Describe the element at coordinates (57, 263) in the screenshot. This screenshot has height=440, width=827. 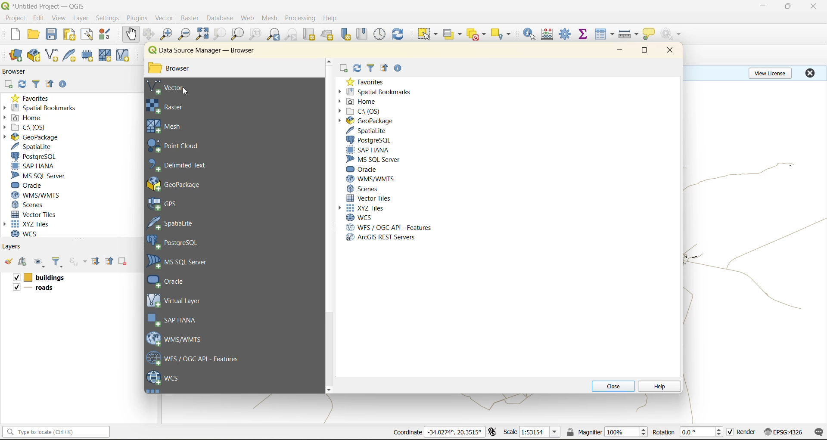
I see `filter` at that location.